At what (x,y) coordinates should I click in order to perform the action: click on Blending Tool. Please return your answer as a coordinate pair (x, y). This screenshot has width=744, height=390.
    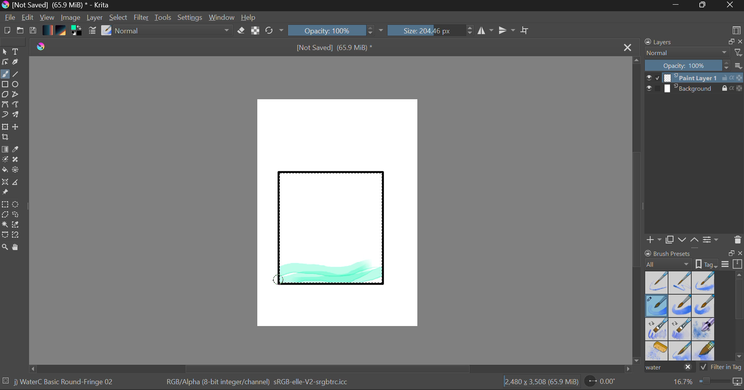
    Looking at the image, I should click on (174, 31).